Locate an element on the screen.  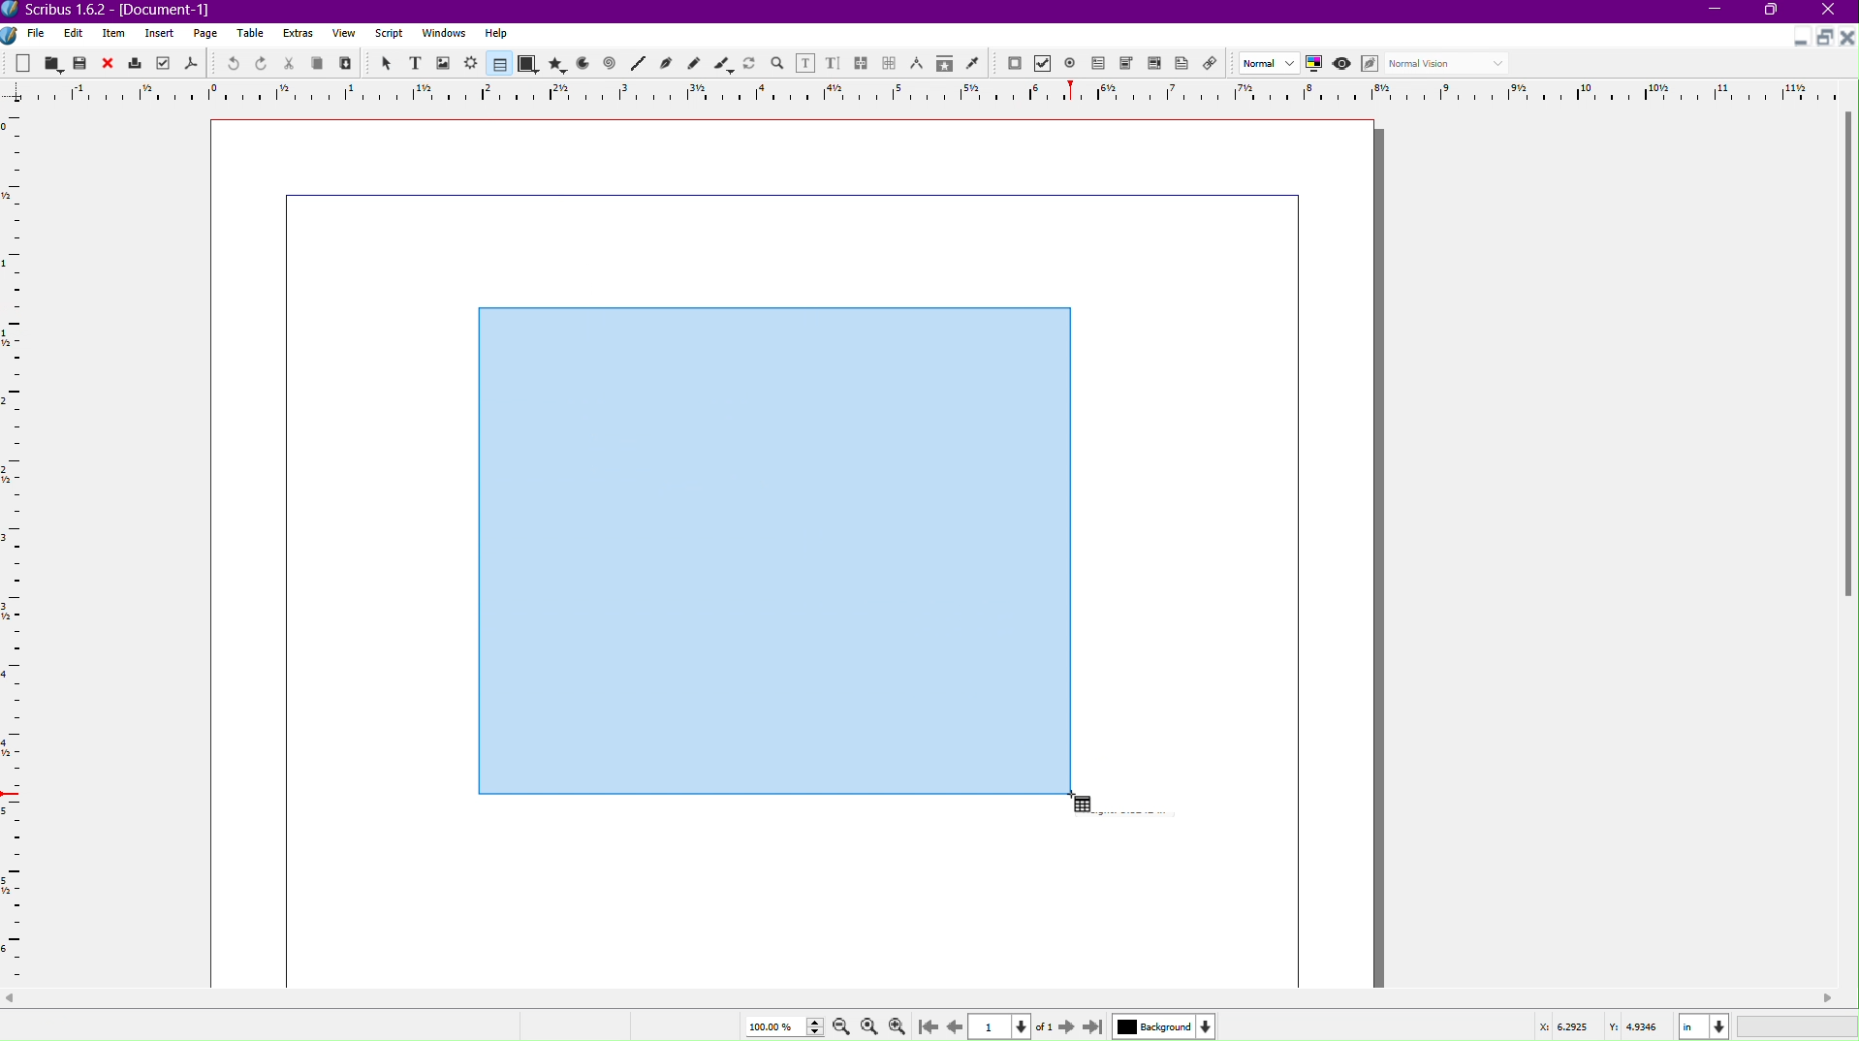
PDF Text Field is located at coordinates (1102, 66).